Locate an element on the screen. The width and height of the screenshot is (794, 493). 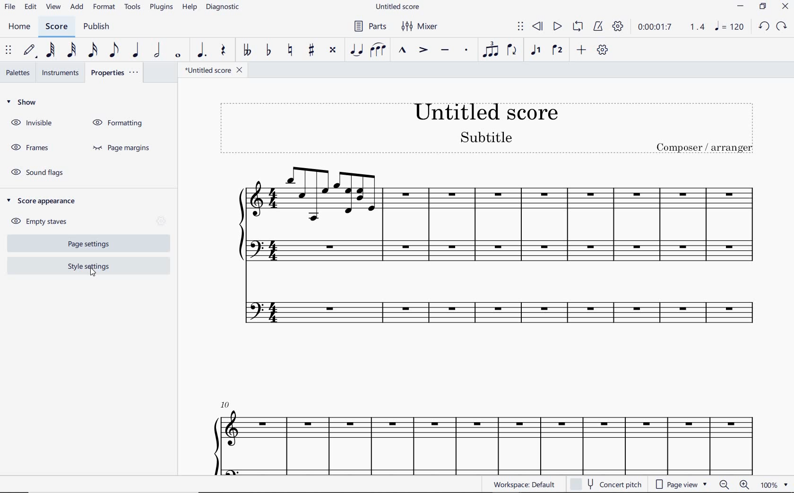
SELECT TO MOVE is located at coordinates (521, 26).